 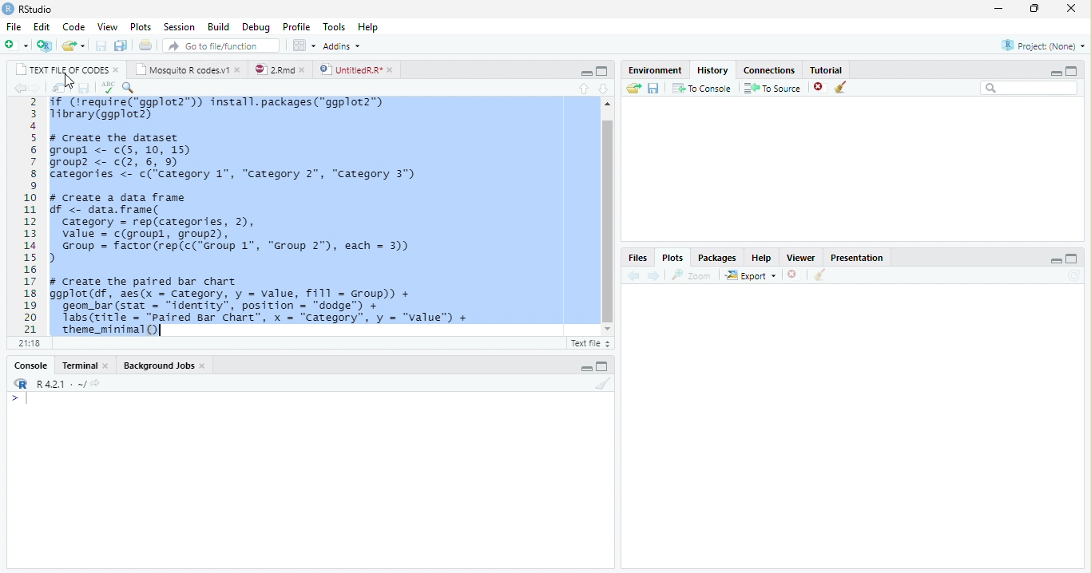 I want to click on close, so click(x=391, y=70).